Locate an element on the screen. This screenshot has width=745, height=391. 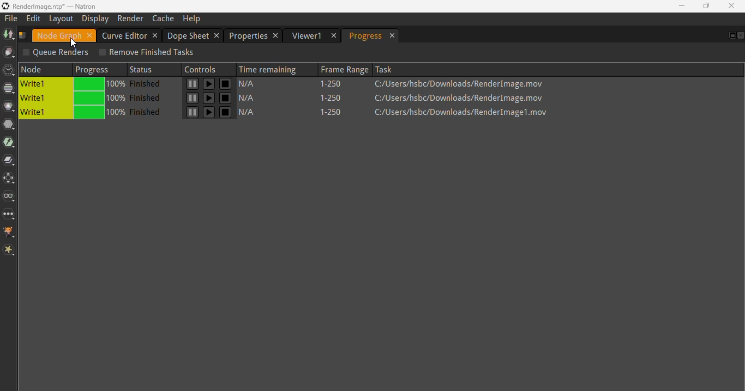
finished is located at coordinates (148, 112).